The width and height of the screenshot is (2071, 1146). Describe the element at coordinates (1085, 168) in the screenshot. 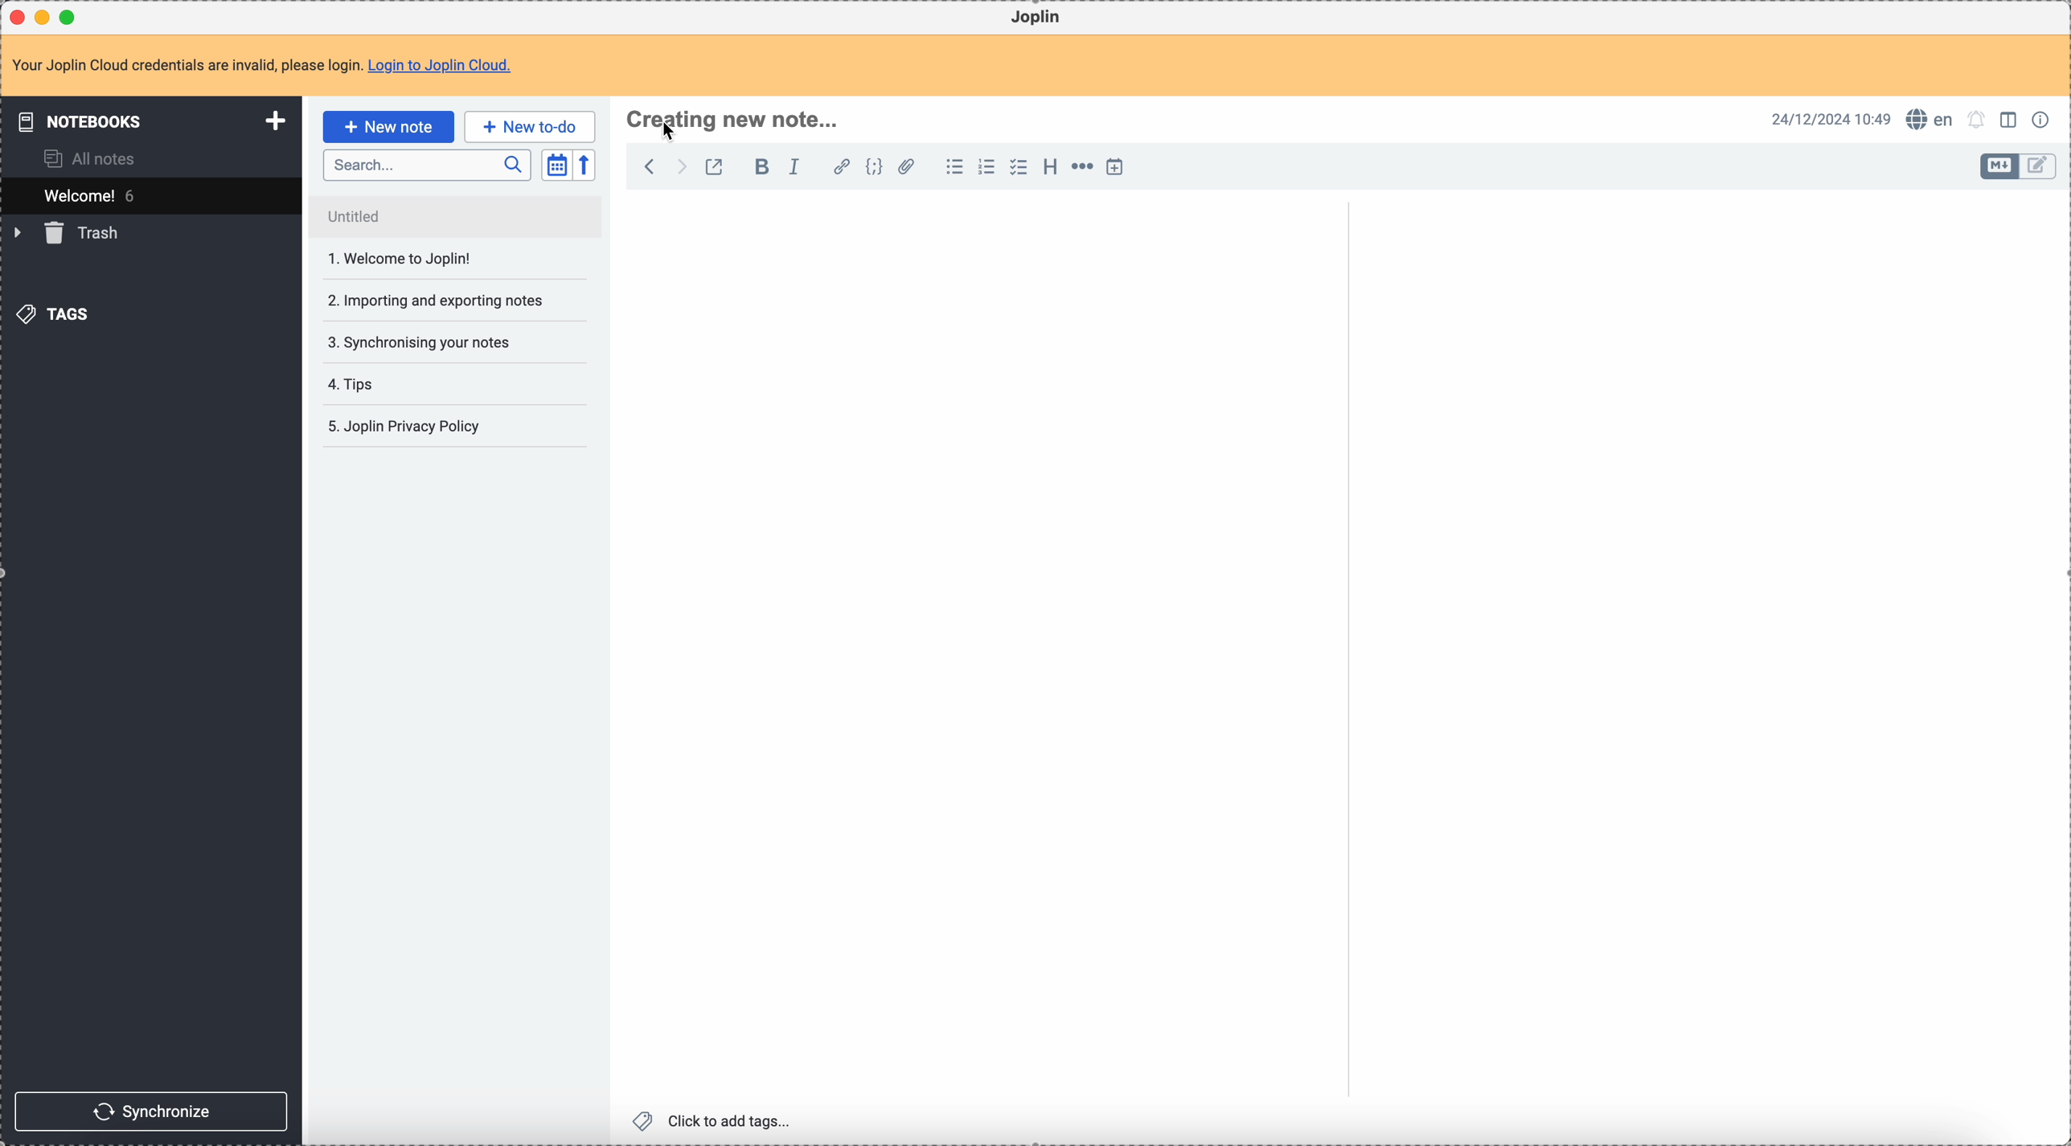

I see `horizontal rule` at that location.